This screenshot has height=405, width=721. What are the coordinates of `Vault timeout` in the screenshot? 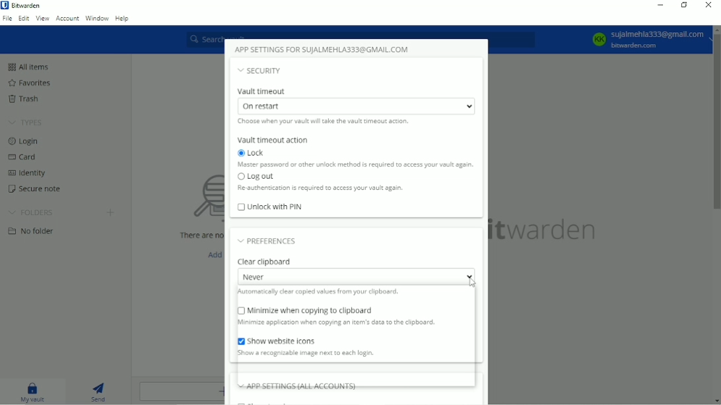 It's located at (355, 100).